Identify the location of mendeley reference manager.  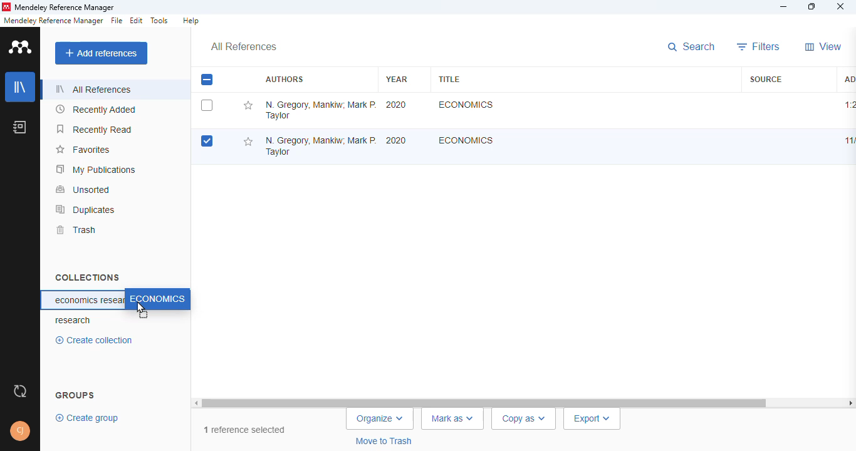
(65, 8).